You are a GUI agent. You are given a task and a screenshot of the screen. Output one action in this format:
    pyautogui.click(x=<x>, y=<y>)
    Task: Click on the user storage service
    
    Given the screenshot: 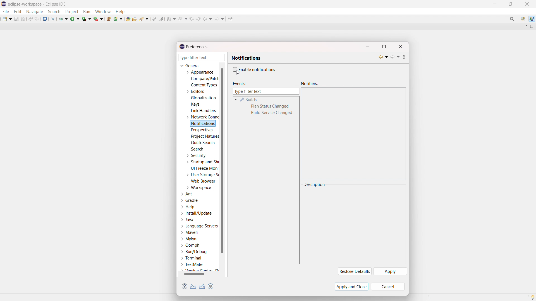 What is the action you would take?
    pyautogui.click(x=201, y=174)
    